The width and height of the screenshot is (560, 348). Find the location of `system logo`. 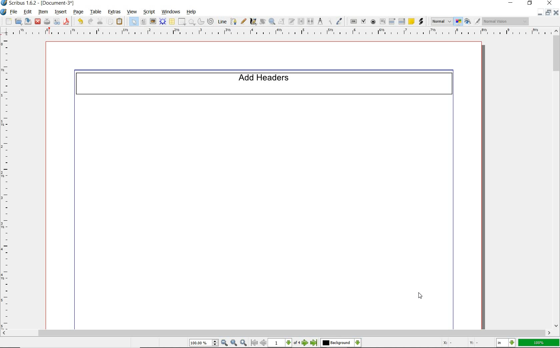

system logo is located at coordinates (4, 12).